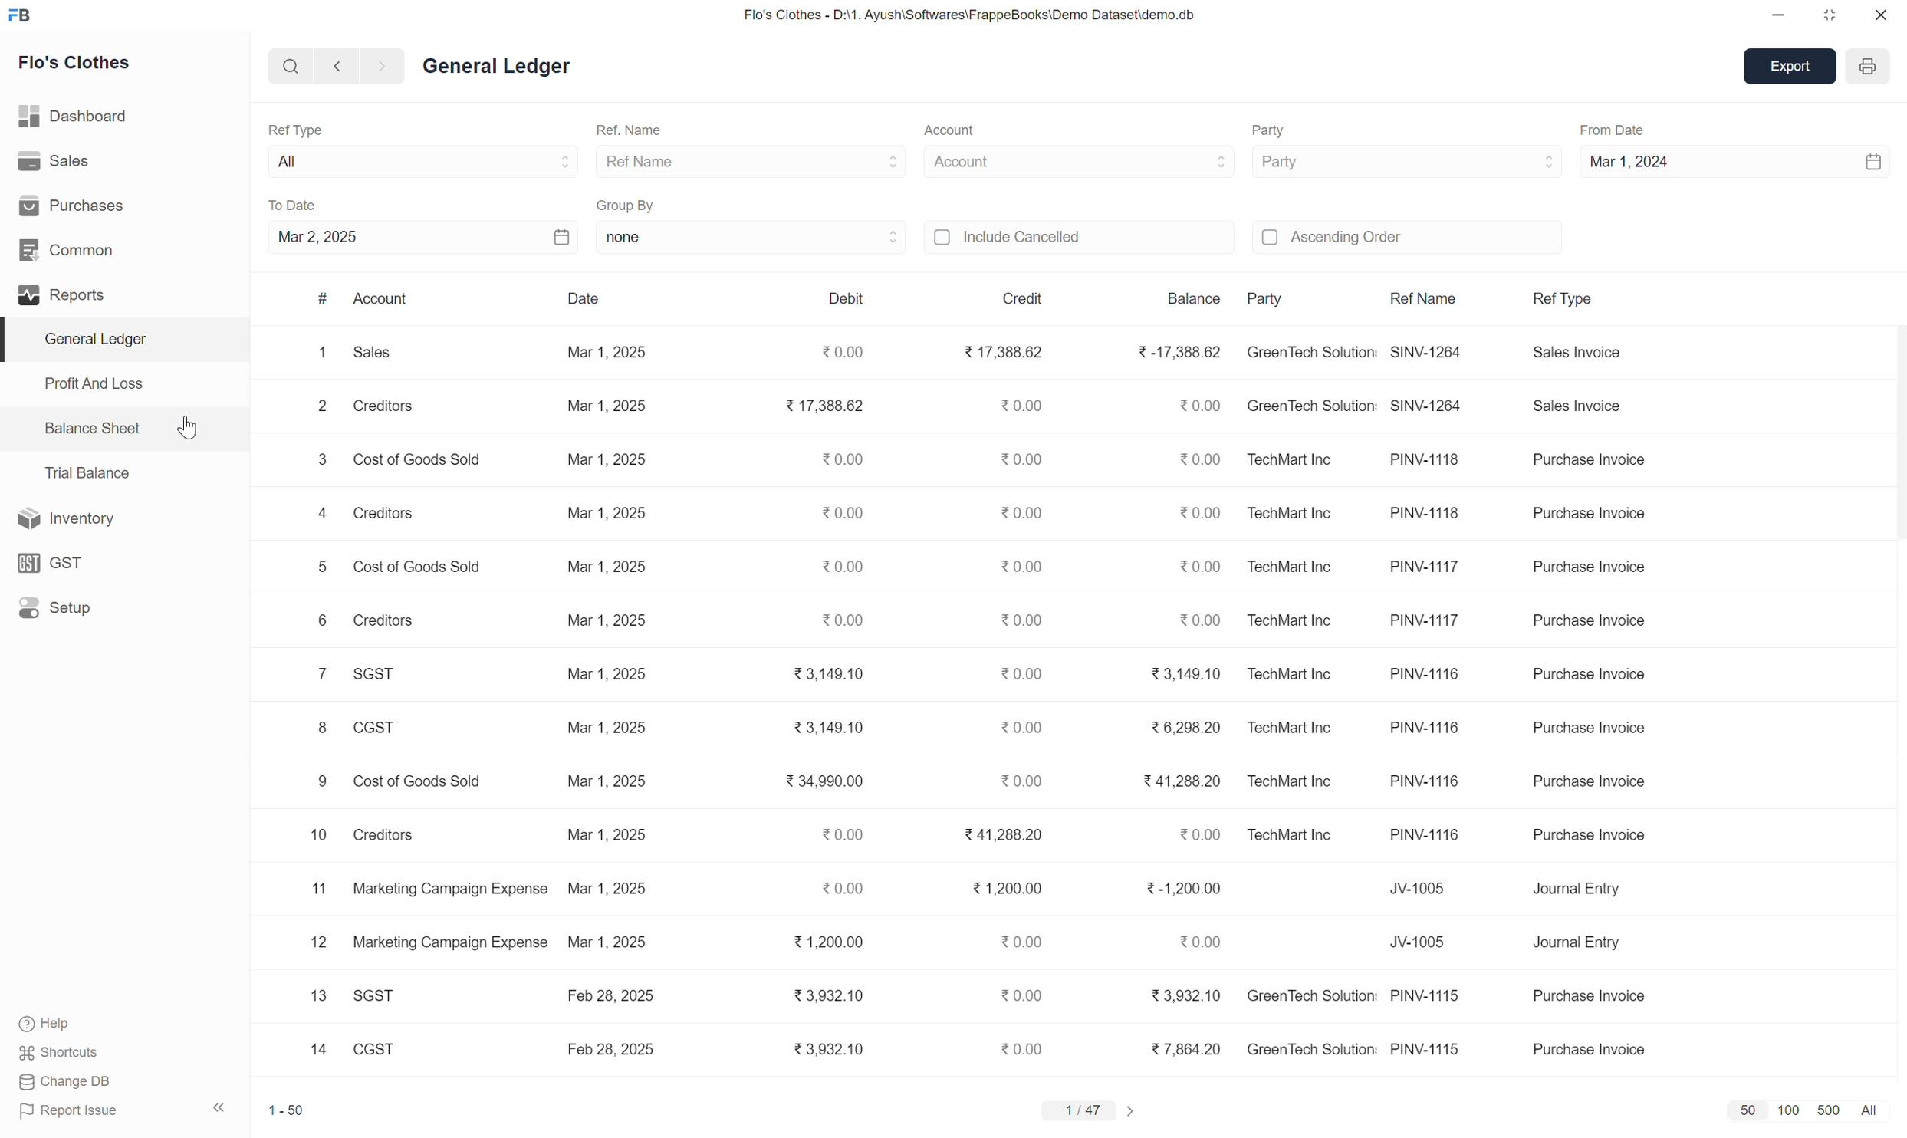 The width and height of the screenshot is (1907, 1138). Describe the element at coordinates (753, 161) in the screenshot. I see `Ref Name ` at that location.